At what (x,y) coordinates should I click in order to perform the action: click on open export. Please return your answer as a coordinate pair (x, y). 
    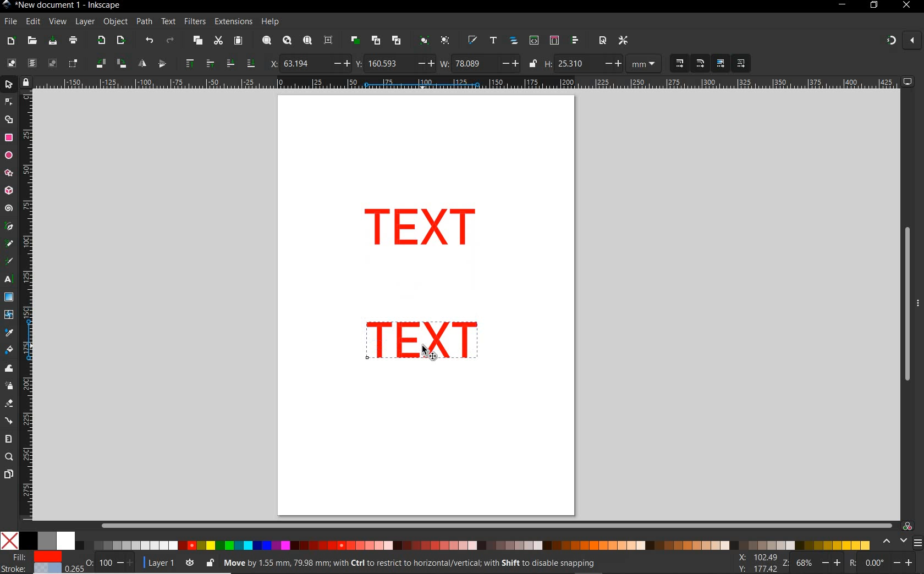
    Looking at the image, I should click on (120, 41).